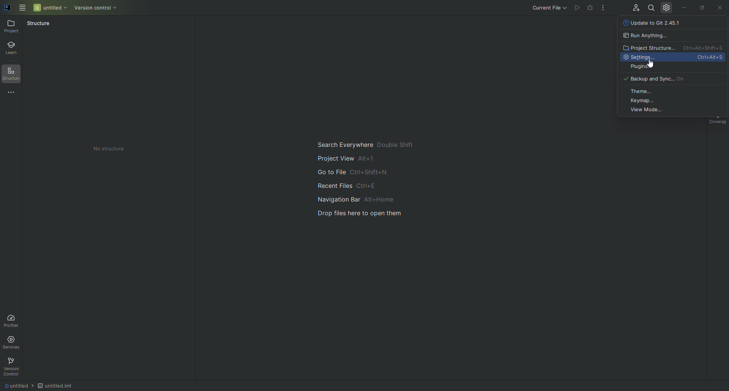  Describe the element at coordinates (43, 25) in the screenshot. I see `Structure` at that location.